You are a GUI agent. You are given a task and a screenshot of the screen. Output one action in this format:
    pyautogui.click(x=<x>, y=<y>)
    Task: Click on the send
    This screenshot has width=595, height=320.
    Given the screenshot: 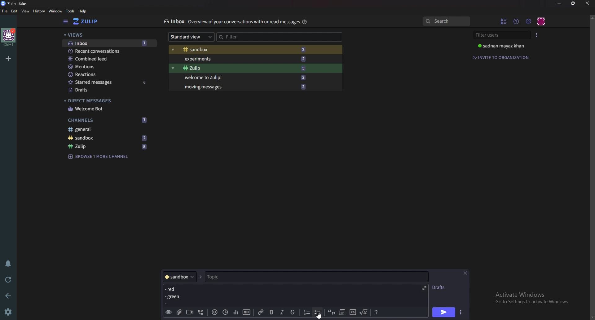 What is the action you would take?
    pyautogui.click(x=443, y=313)
    